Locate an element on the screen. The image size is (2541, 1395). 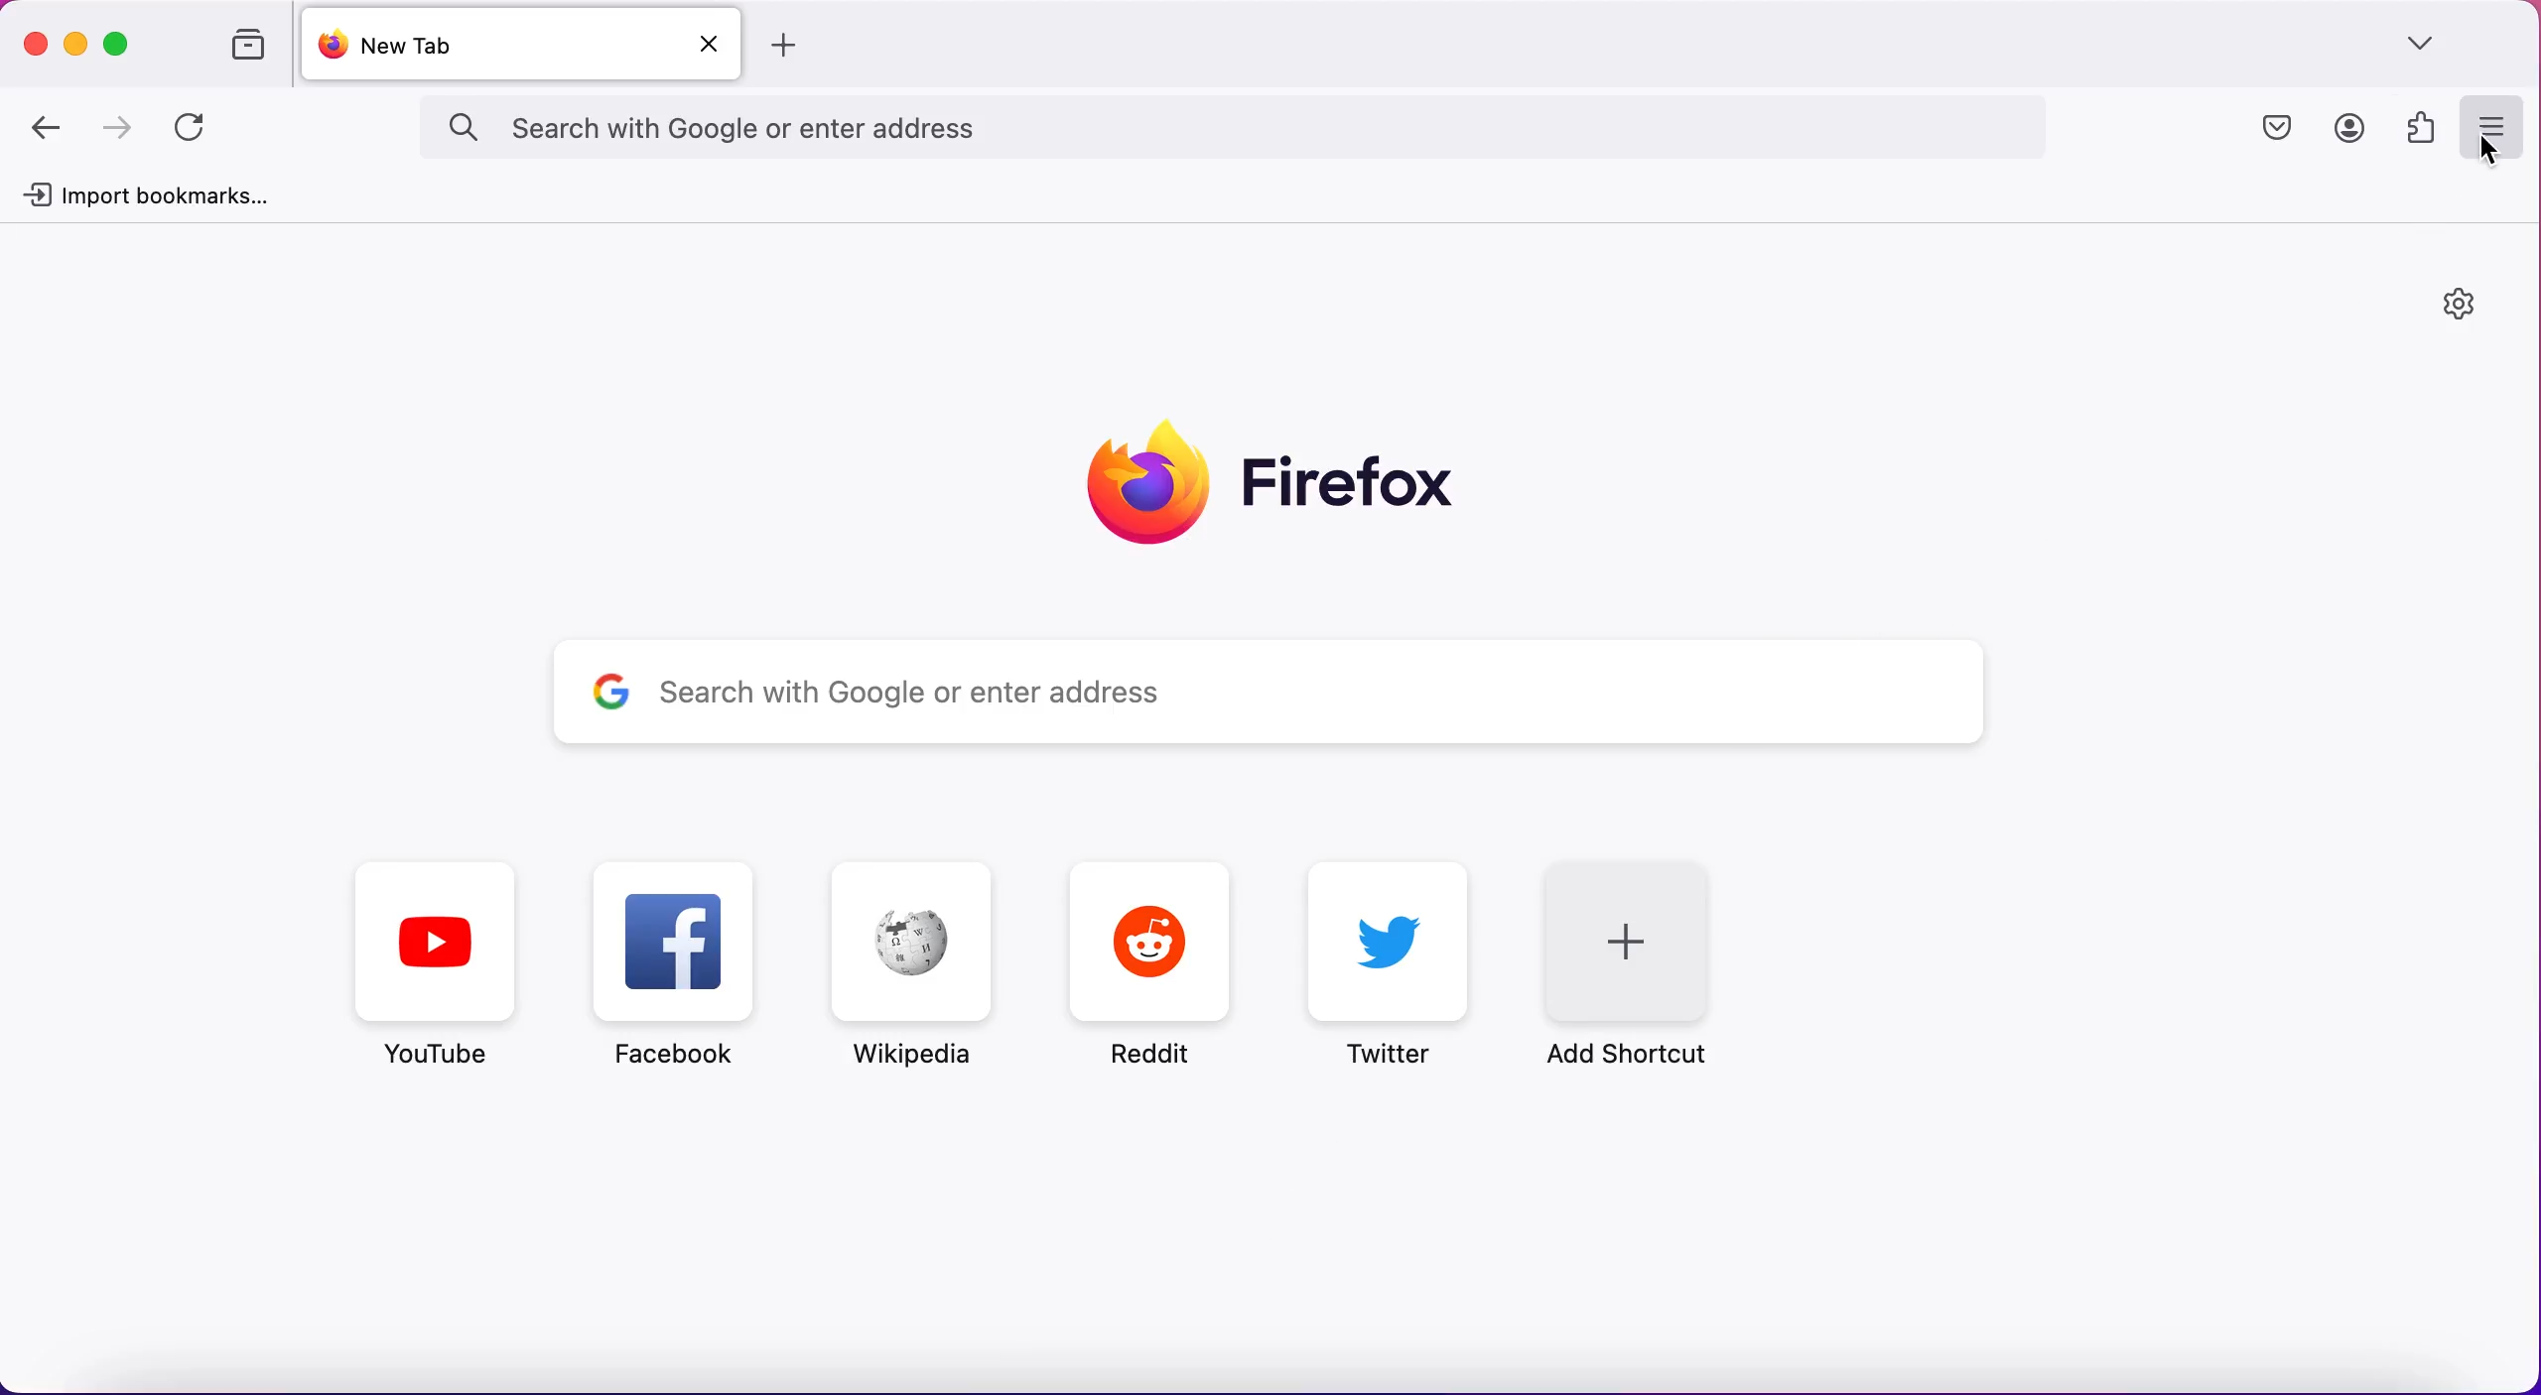
import bookmarks is located at coordinates (154, 197).